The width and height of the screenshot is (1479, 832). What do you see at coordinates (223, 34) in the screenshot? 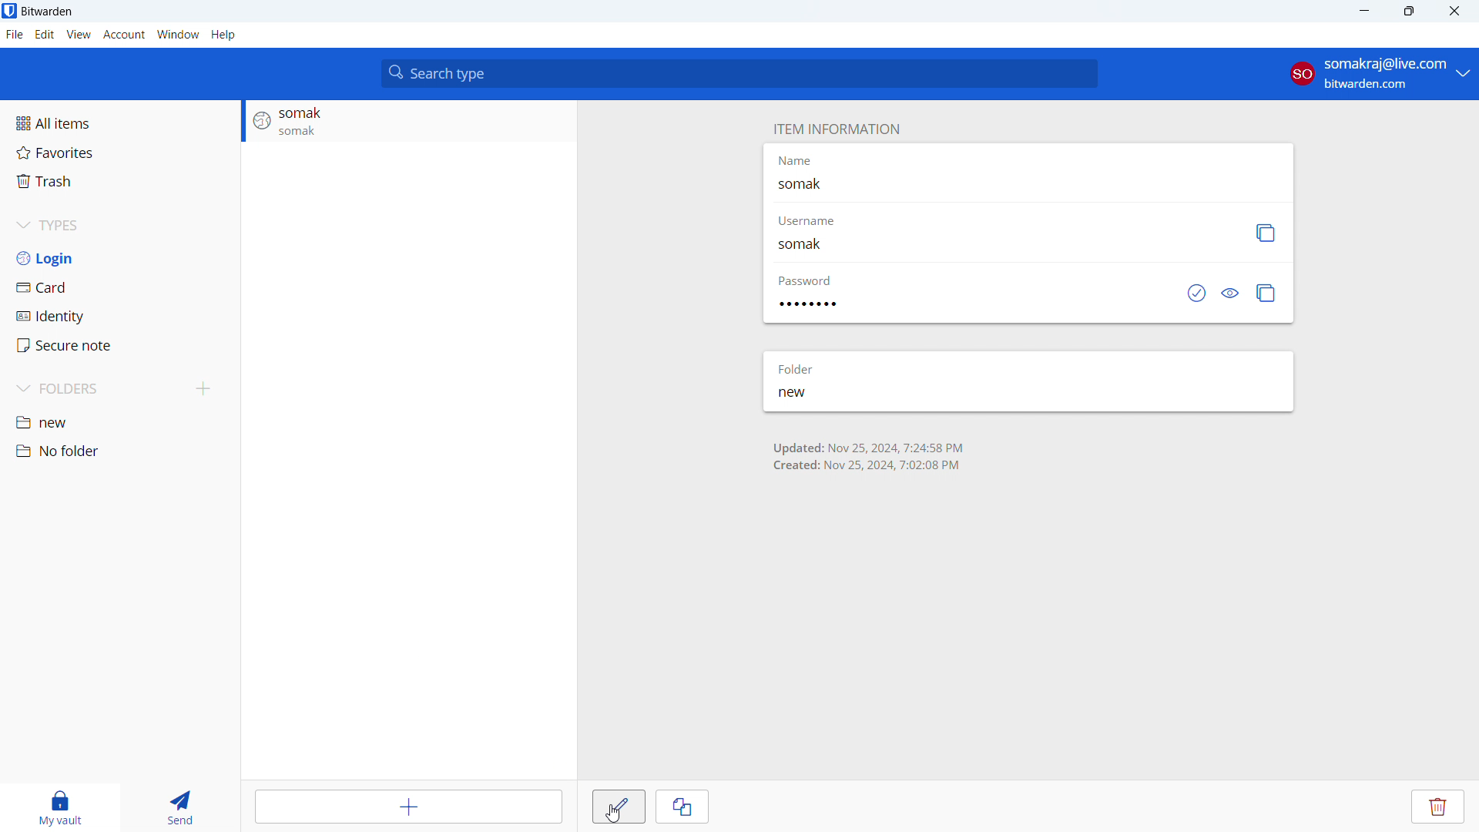
I see `help` at bounding box center [223, 34].